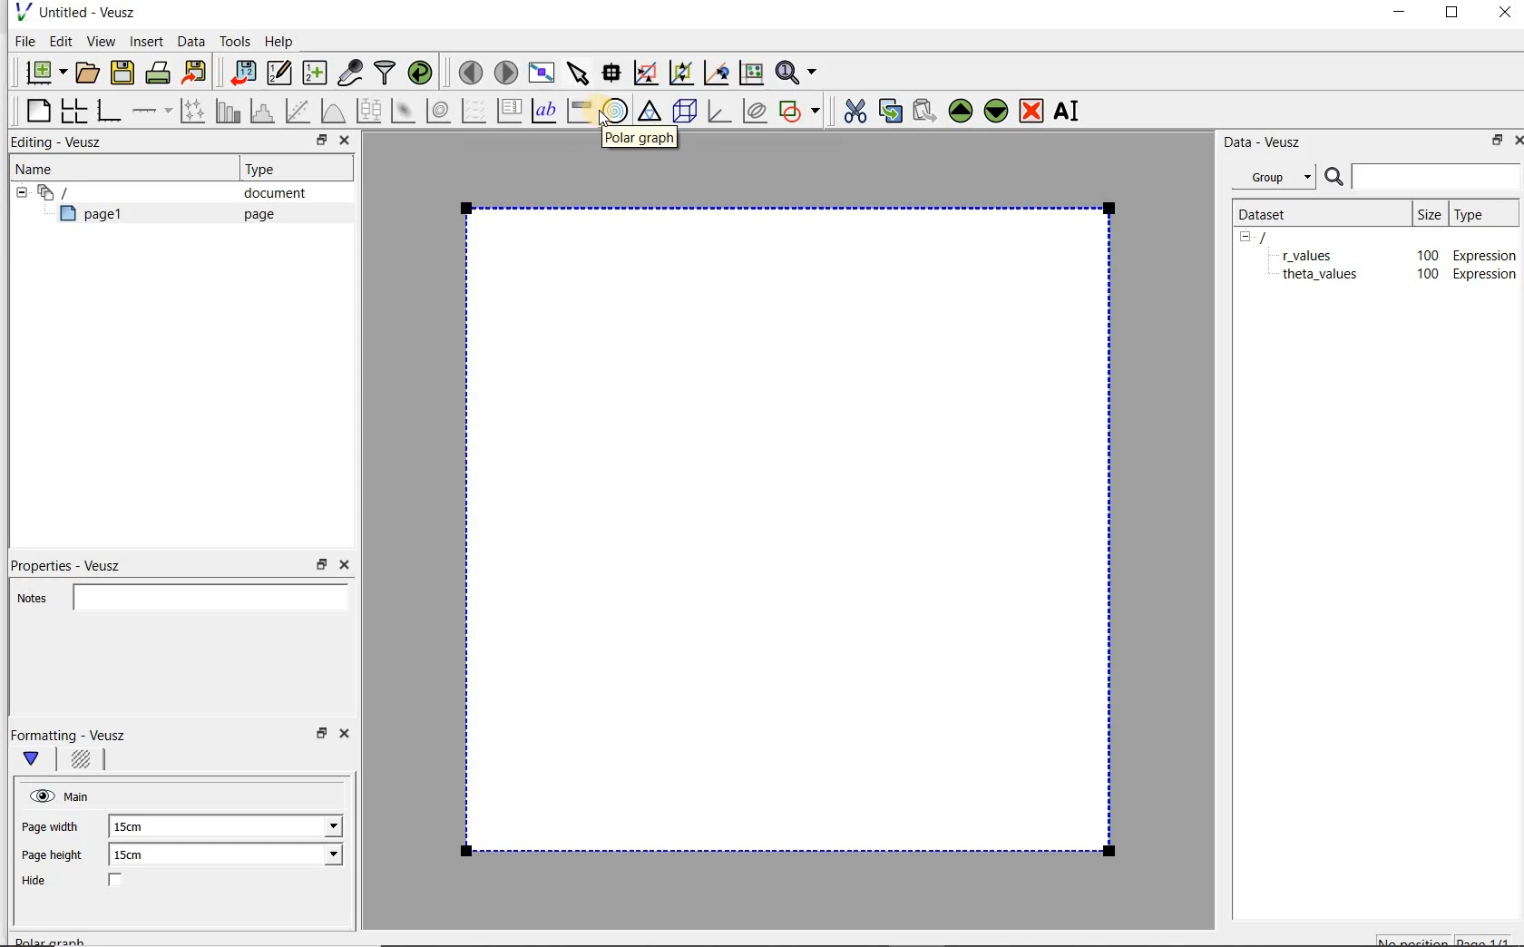  What do you see at coordinates (1503, 15) in the screenshot?
I see `Close` at bounding box center [1503, 15].